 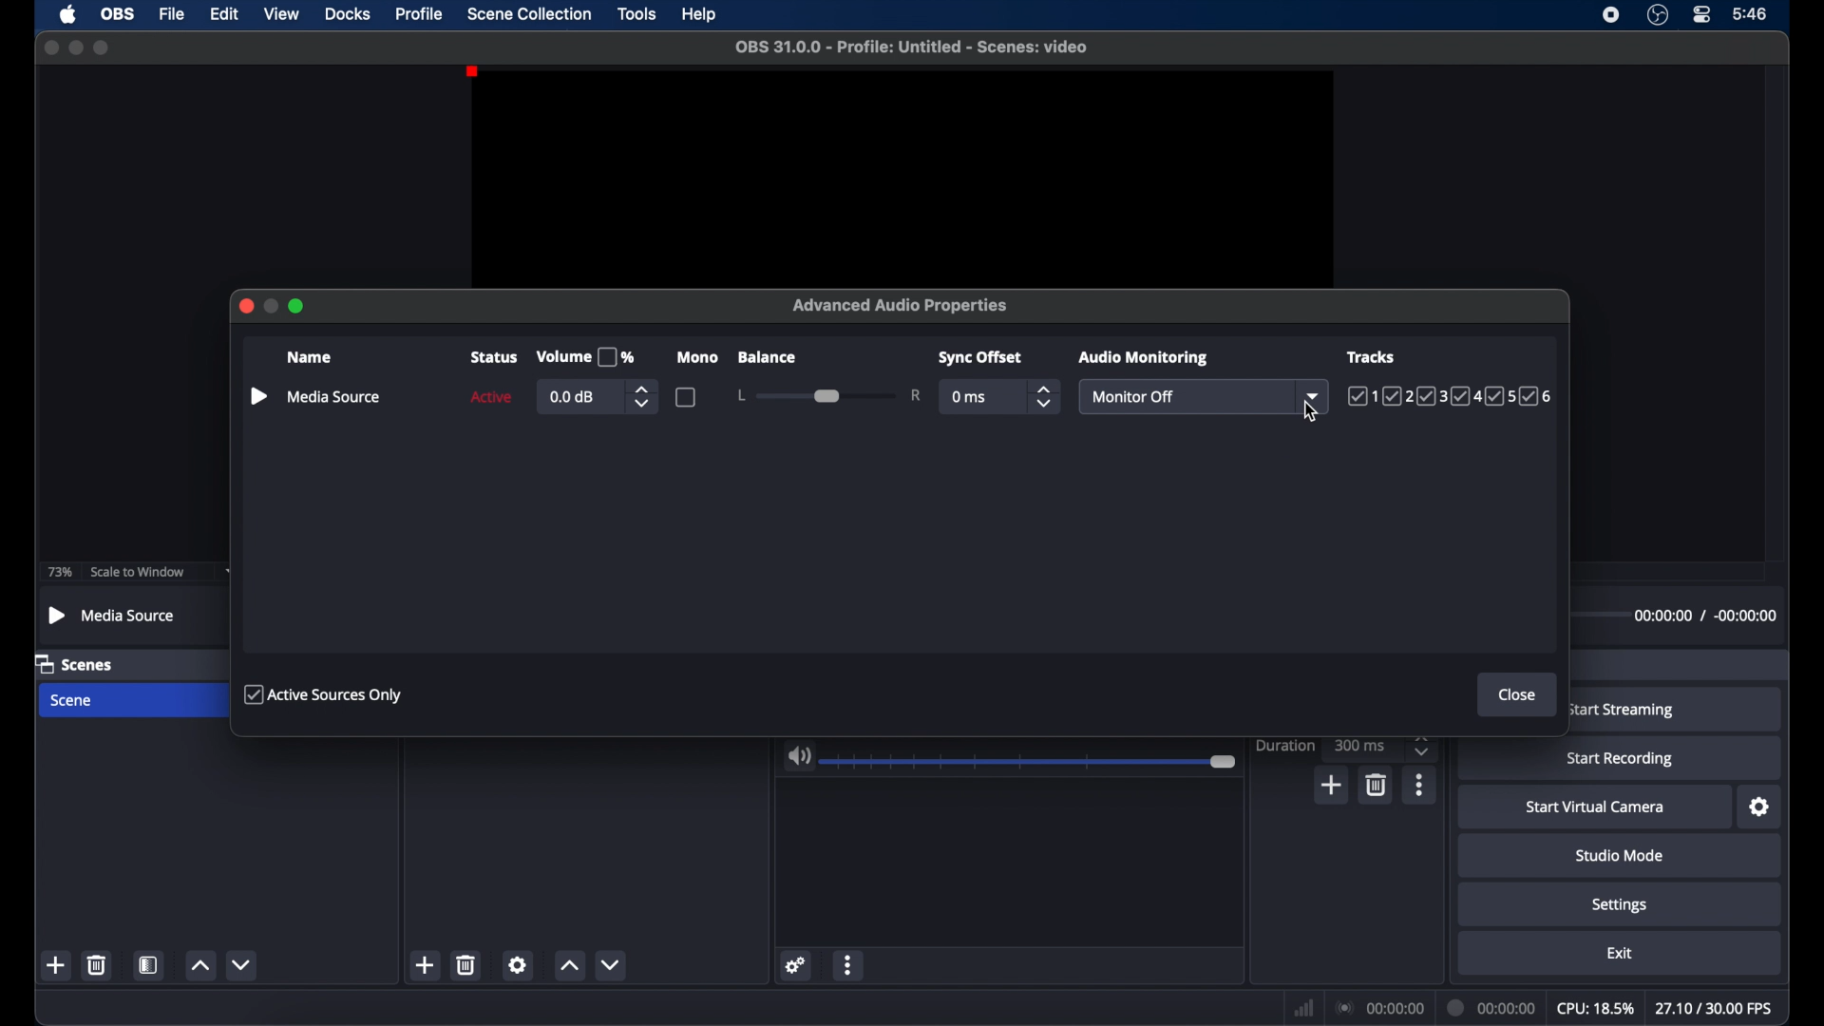 I want to click on apple icon, so click(x=67, y=14).